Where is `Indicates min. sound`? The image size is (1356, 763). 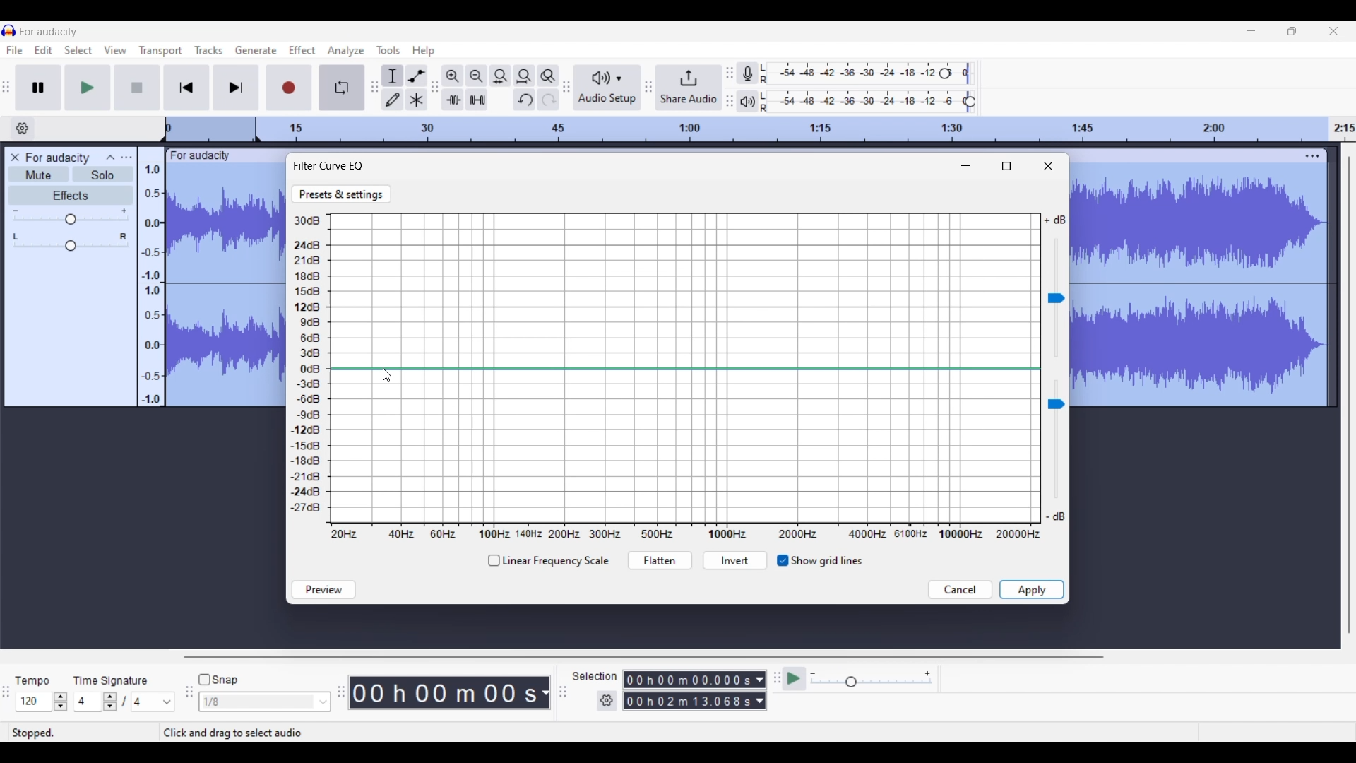 Indicates min. sound is located at coordinates (1055, 516).